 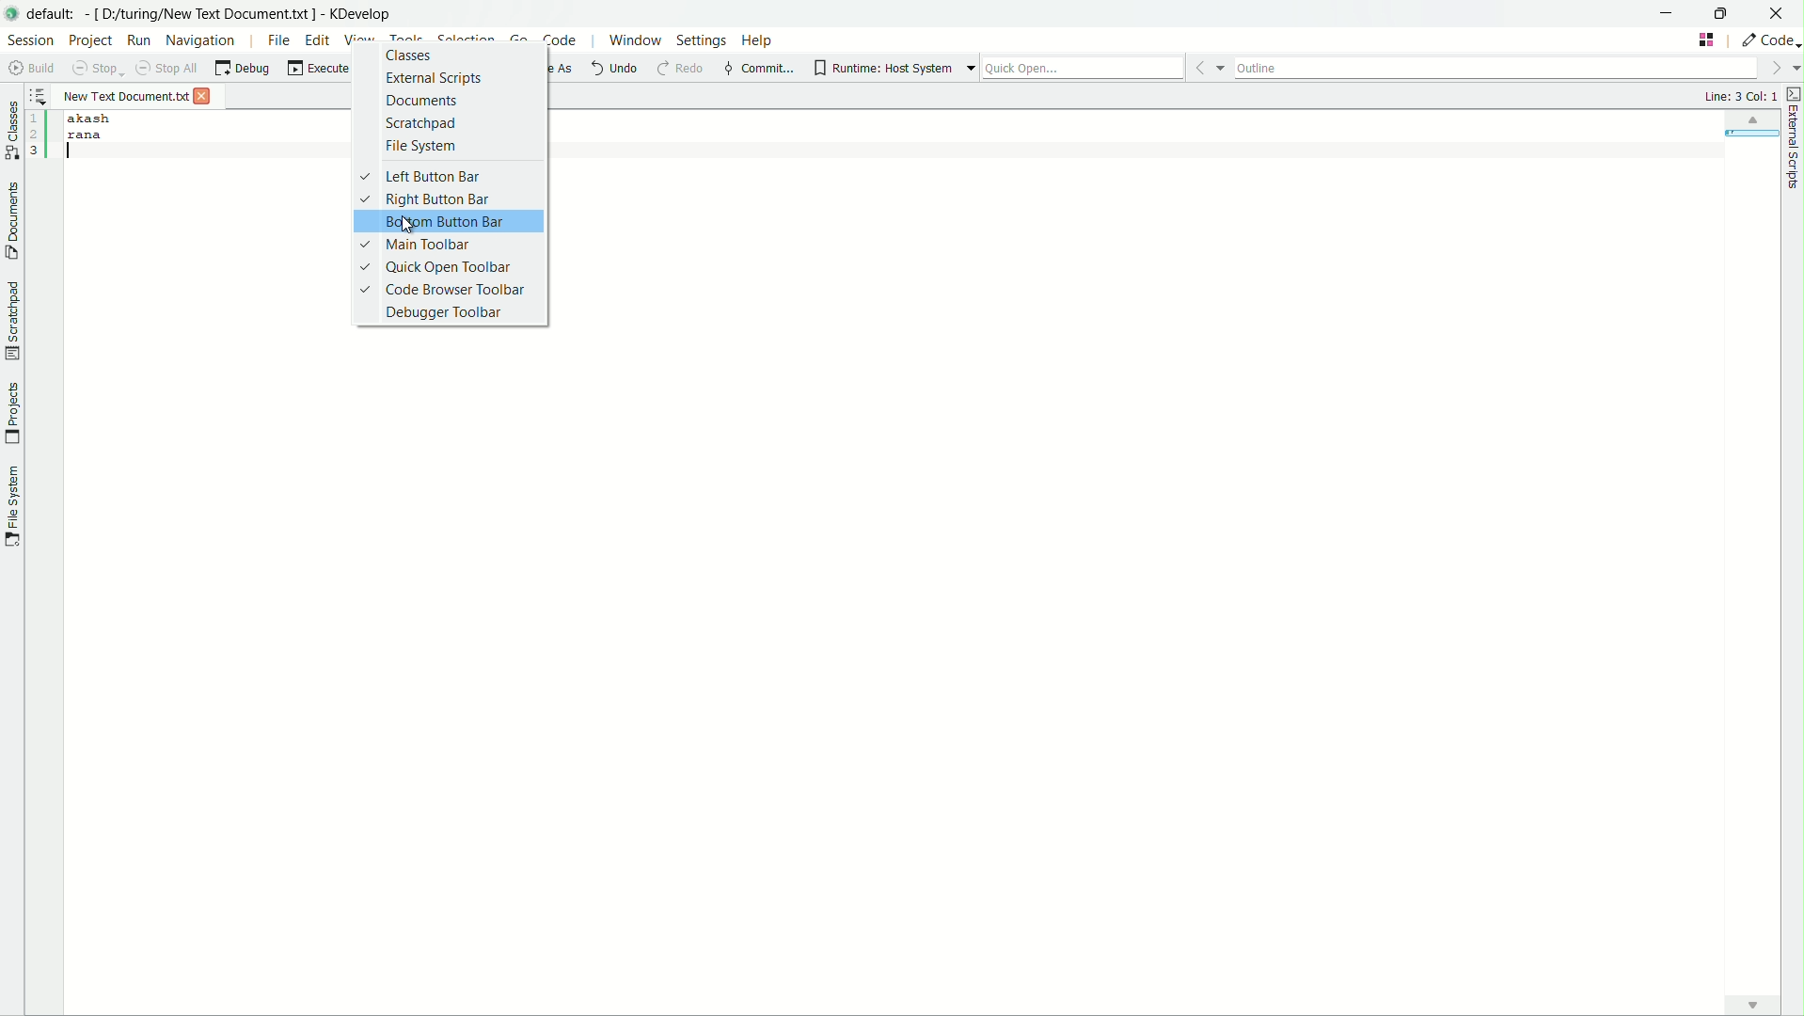 I want to click on execute action to change the area, so click(x=1768, y=40).